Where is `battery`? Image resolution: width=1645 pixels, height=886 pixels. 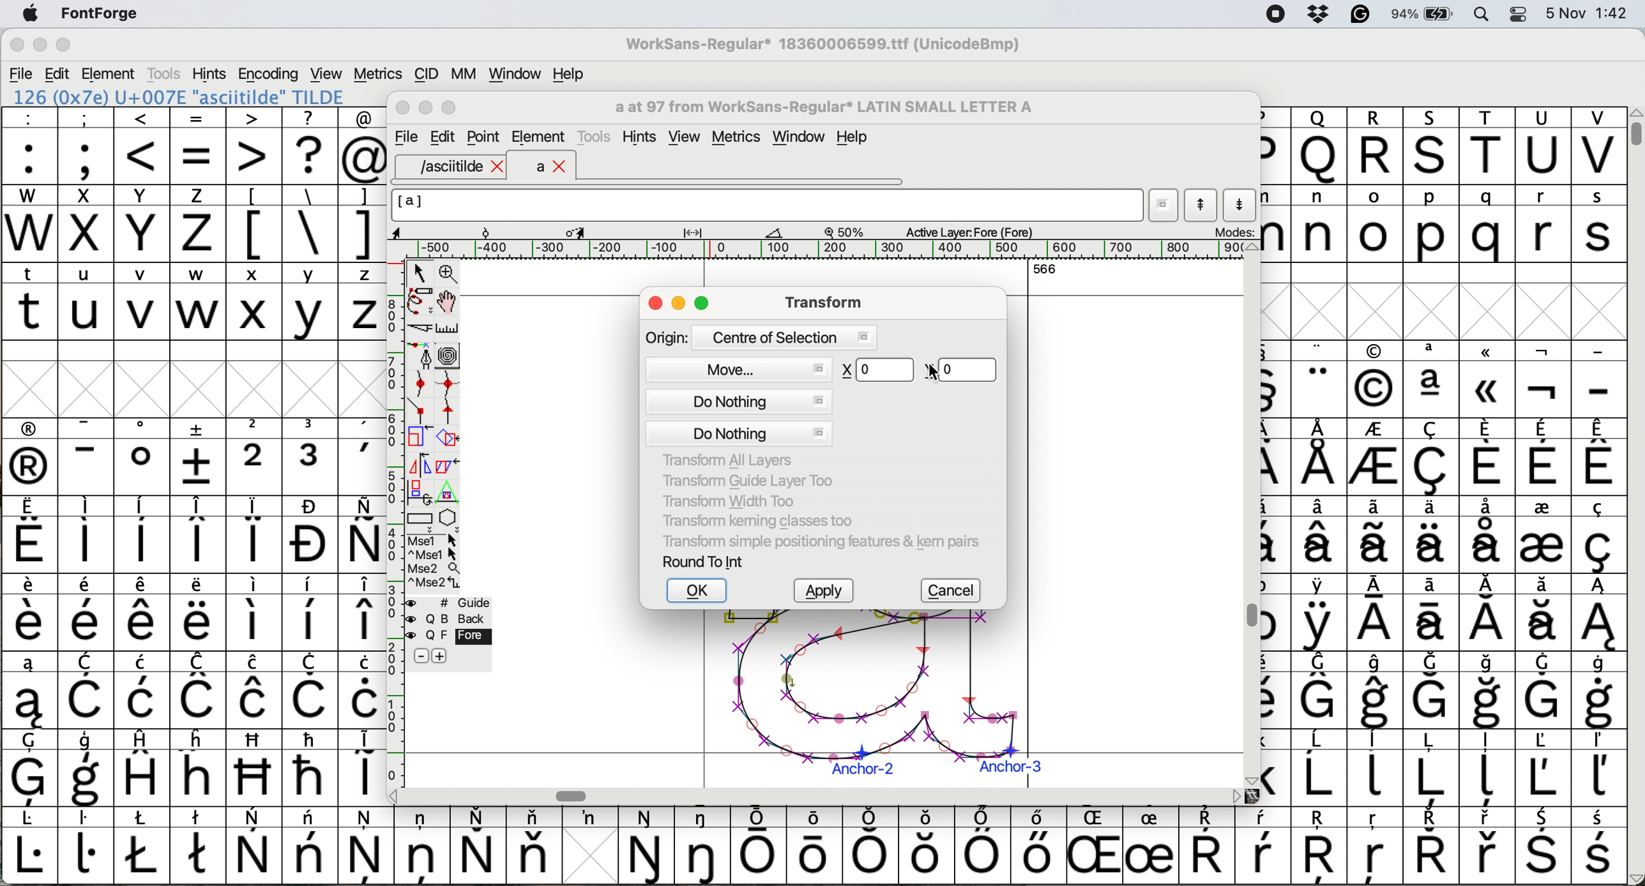
battery is located at coordinates (1427, 13).